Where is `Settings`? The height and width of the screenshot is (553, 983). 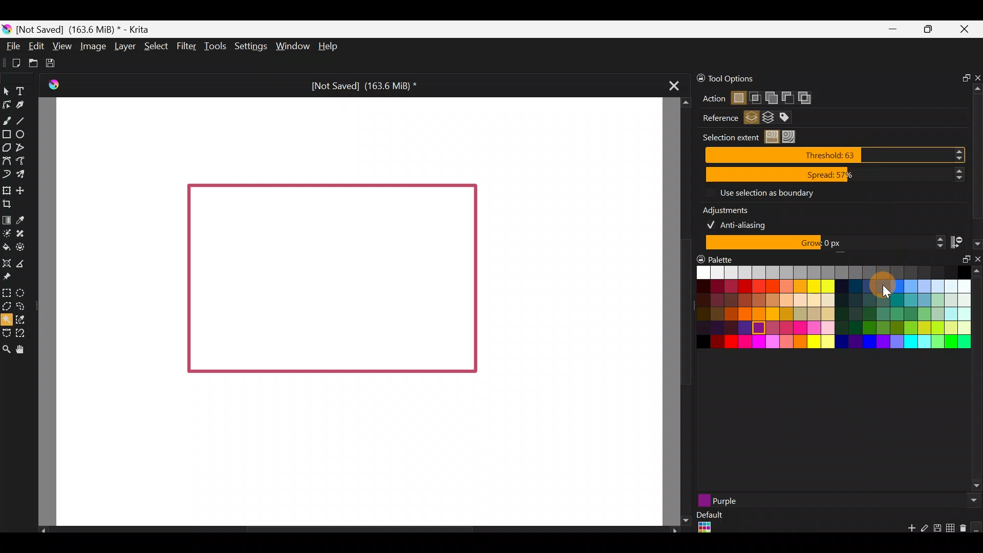
Settings is located at coordinates (249, 45).